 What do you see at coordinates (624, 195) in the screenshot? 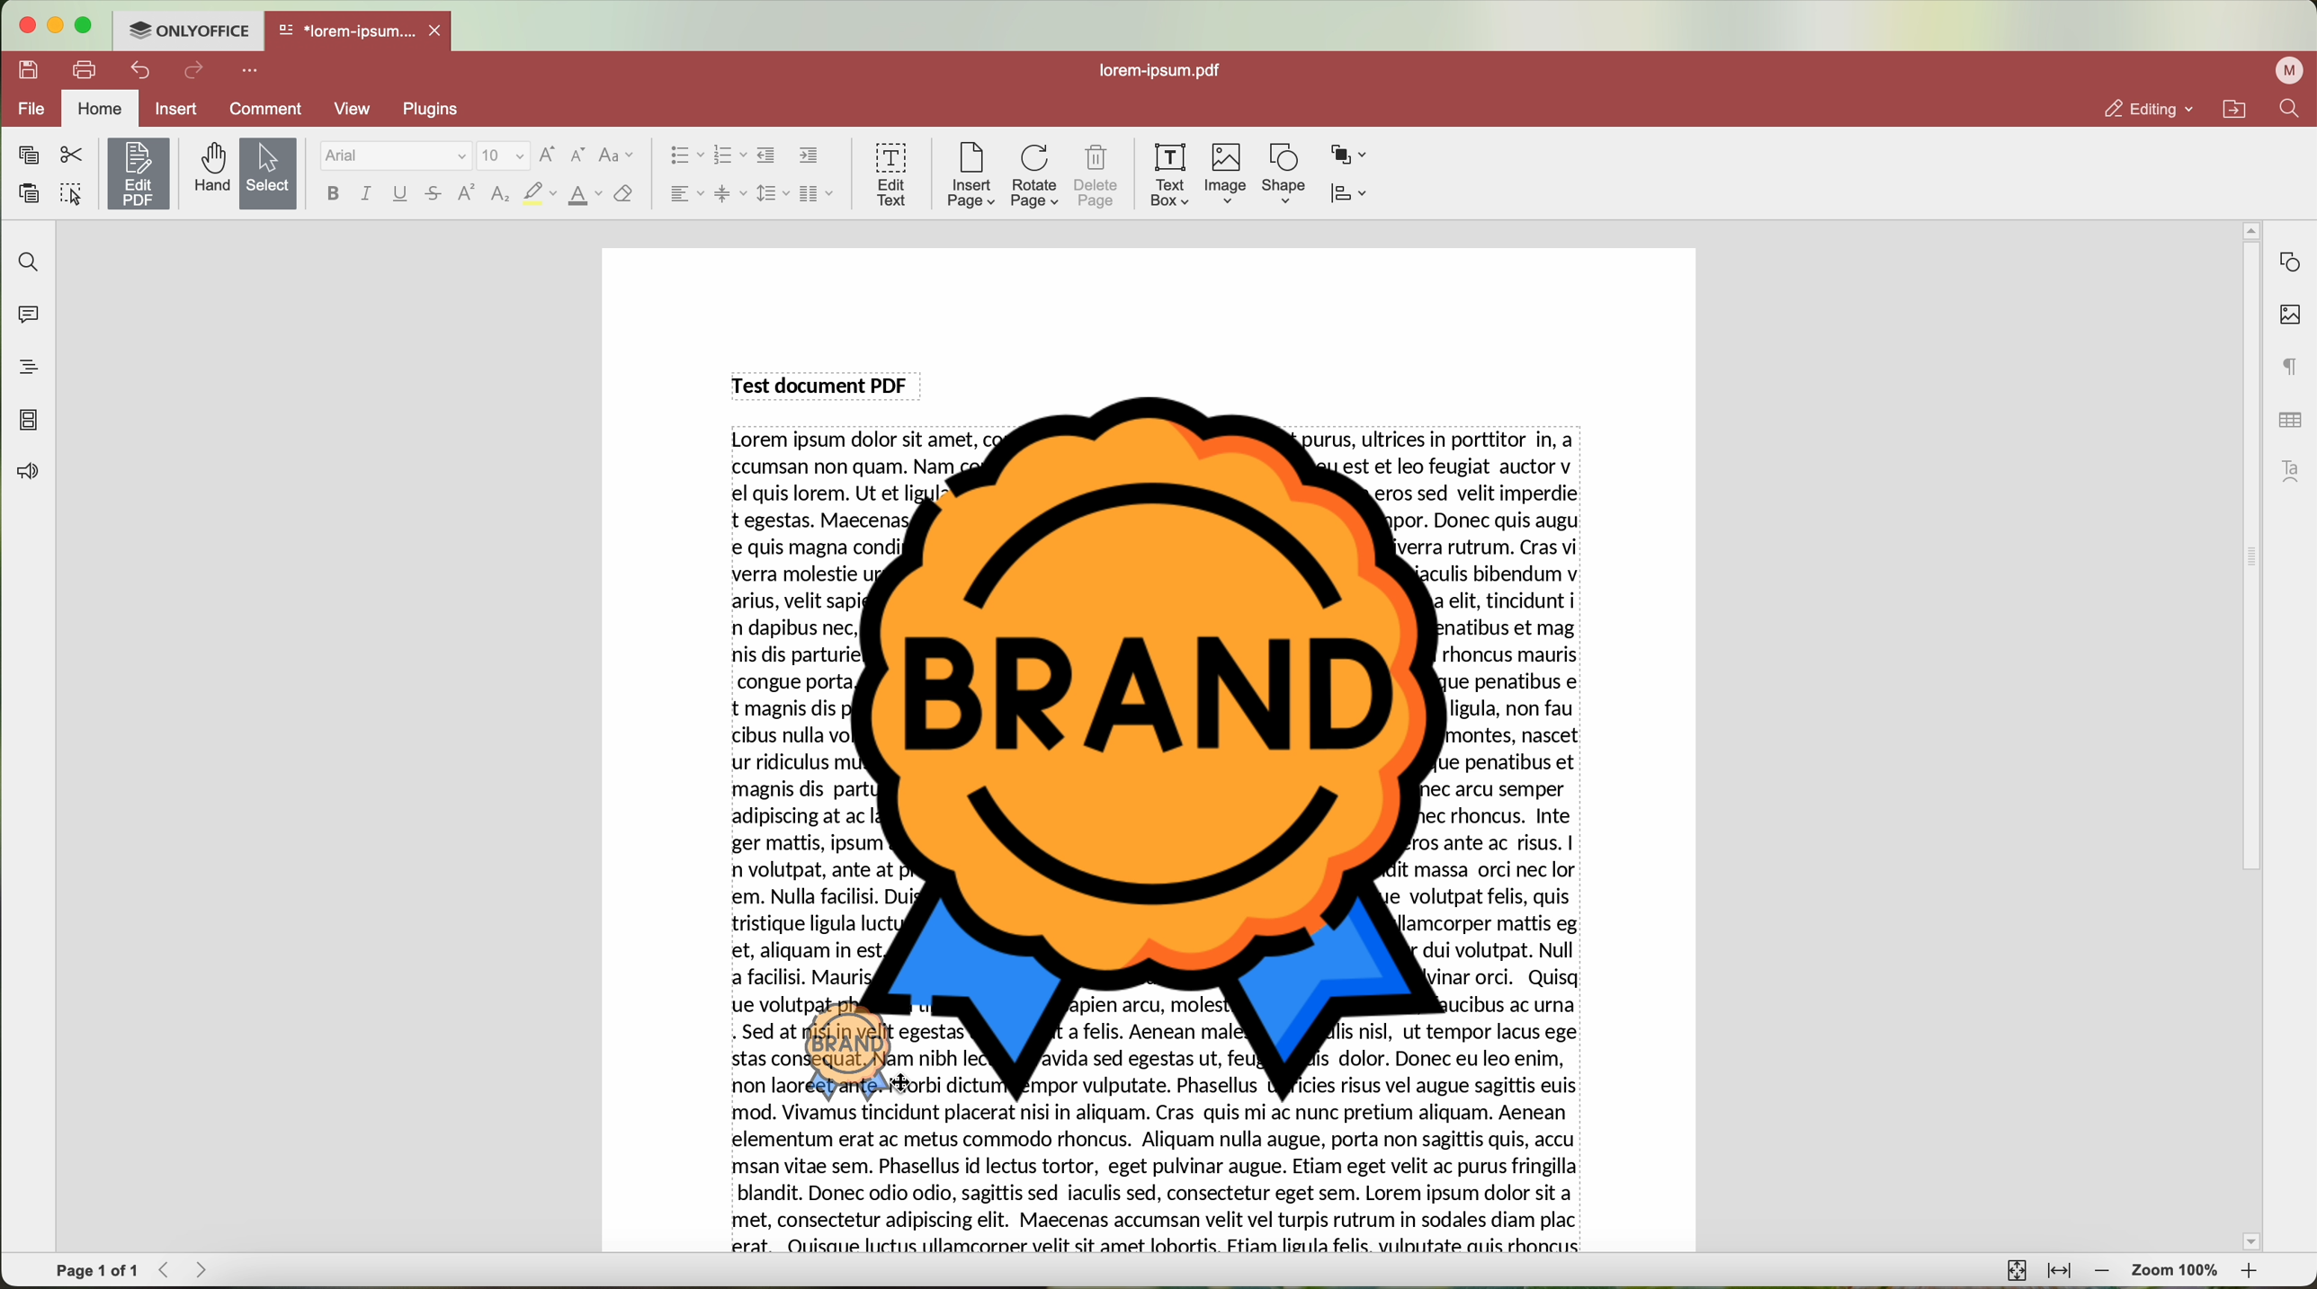
I see `clear style` at bounding box center [624, 195].